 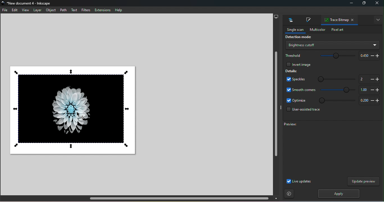 I want to click on Toggle display options, so click(x=378, y=20).